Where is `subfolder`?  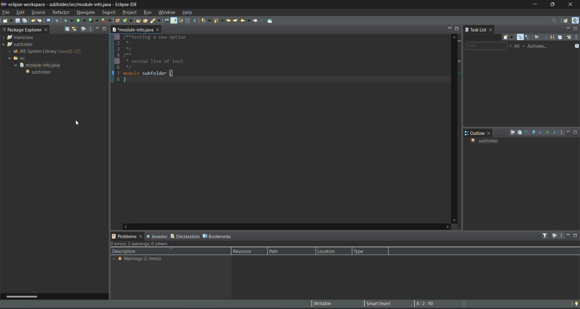 subfolder is located at coordinates (484, 141).